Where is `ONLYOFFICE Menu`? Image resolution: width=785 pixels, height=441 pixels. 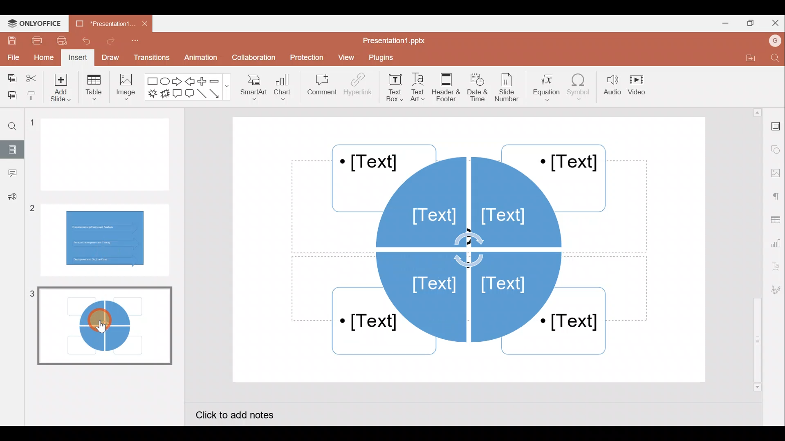
ONLYOFFICE Menu is located at coordinates (39, 24).